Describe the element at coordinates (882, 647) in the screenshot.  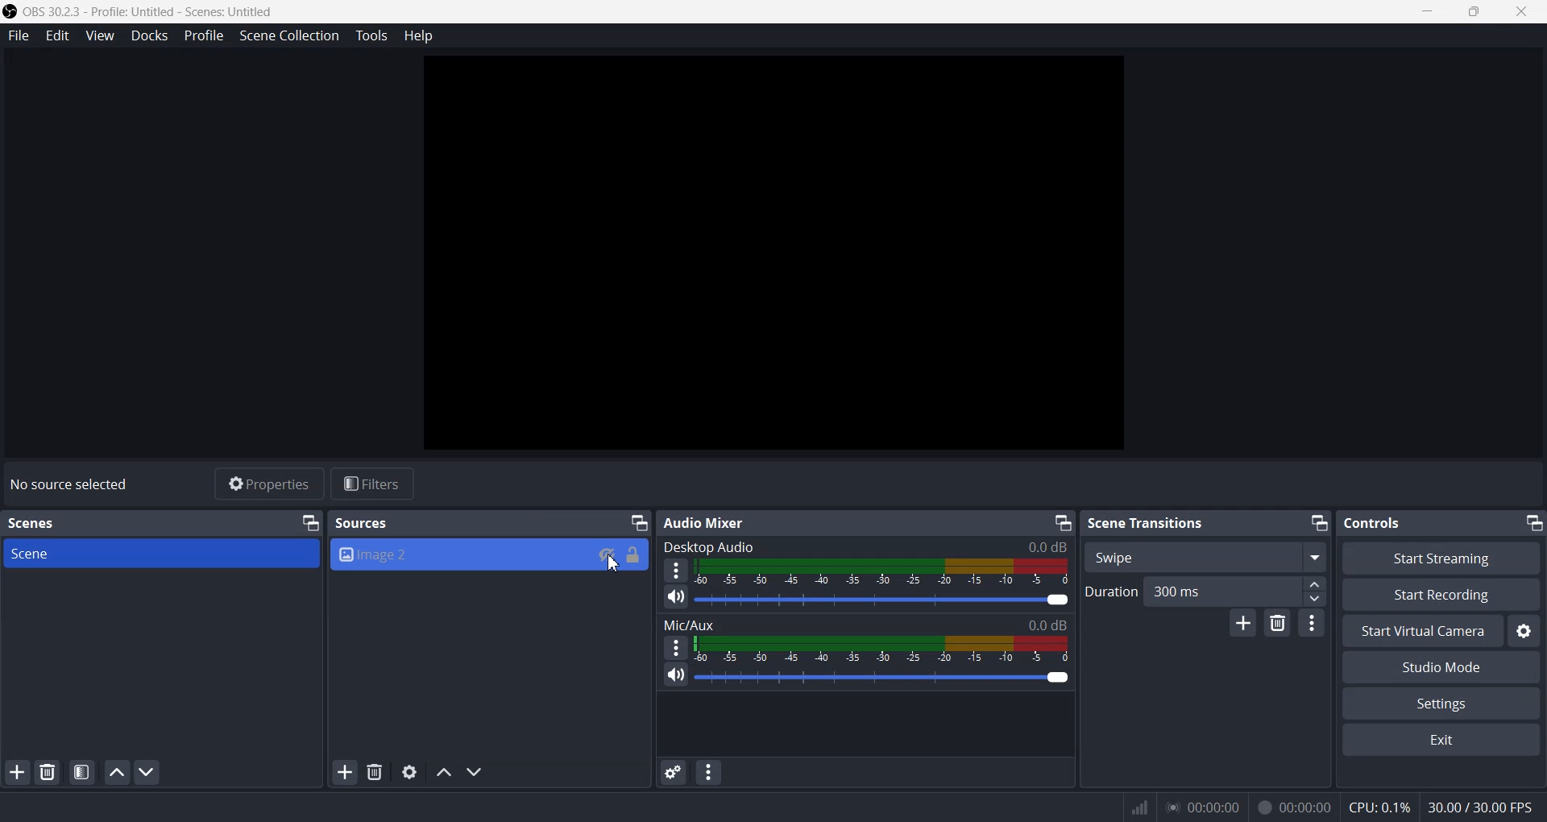
I see `Volume Indicator` at that location.